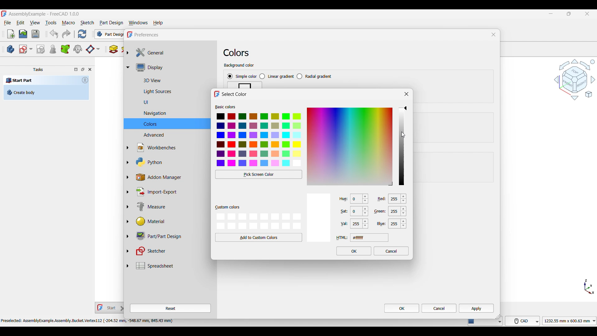 This screenshot has width=597, height=336. Describe the element at coordinates (405, 108) in the screenshot. I see `Color picker` at that location.